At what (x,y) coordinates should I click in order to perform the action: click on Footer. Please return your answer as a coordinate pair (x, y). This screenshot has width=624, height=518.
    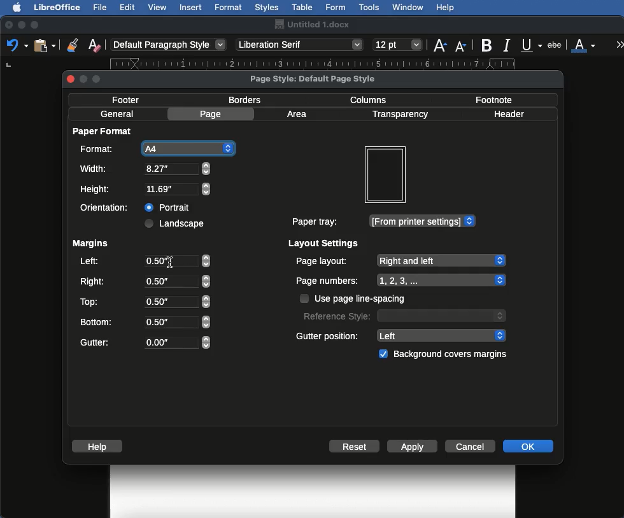
    Looking at the image, I should click on (130, 99).